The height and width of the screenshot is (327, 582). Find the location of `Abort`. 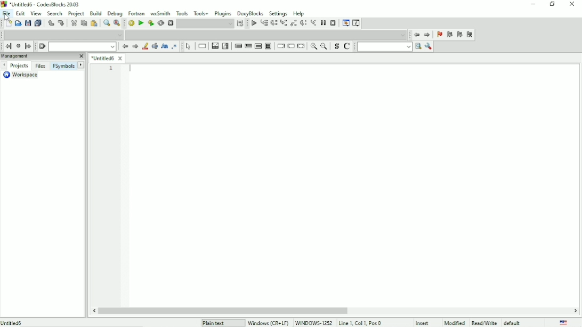

Abort is located at coordinates (170, 23).